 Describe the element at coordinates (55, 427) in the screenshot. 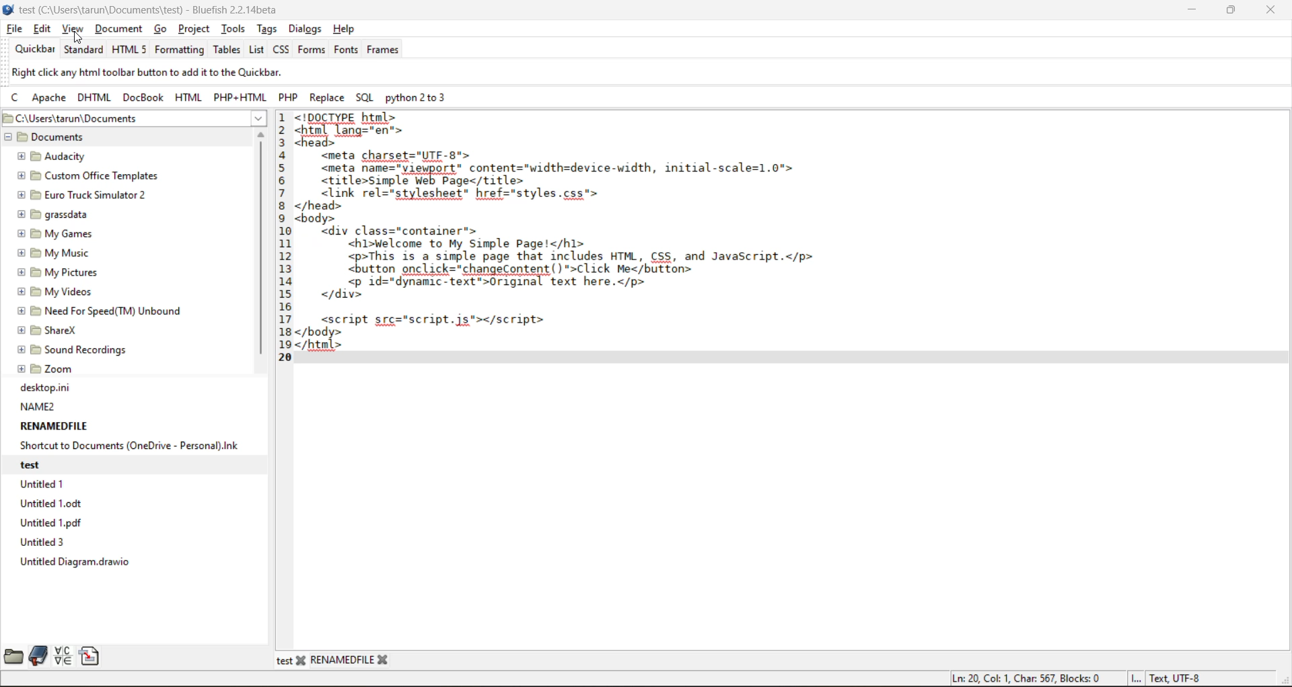

I see `RENAMEDFILE` at that location.